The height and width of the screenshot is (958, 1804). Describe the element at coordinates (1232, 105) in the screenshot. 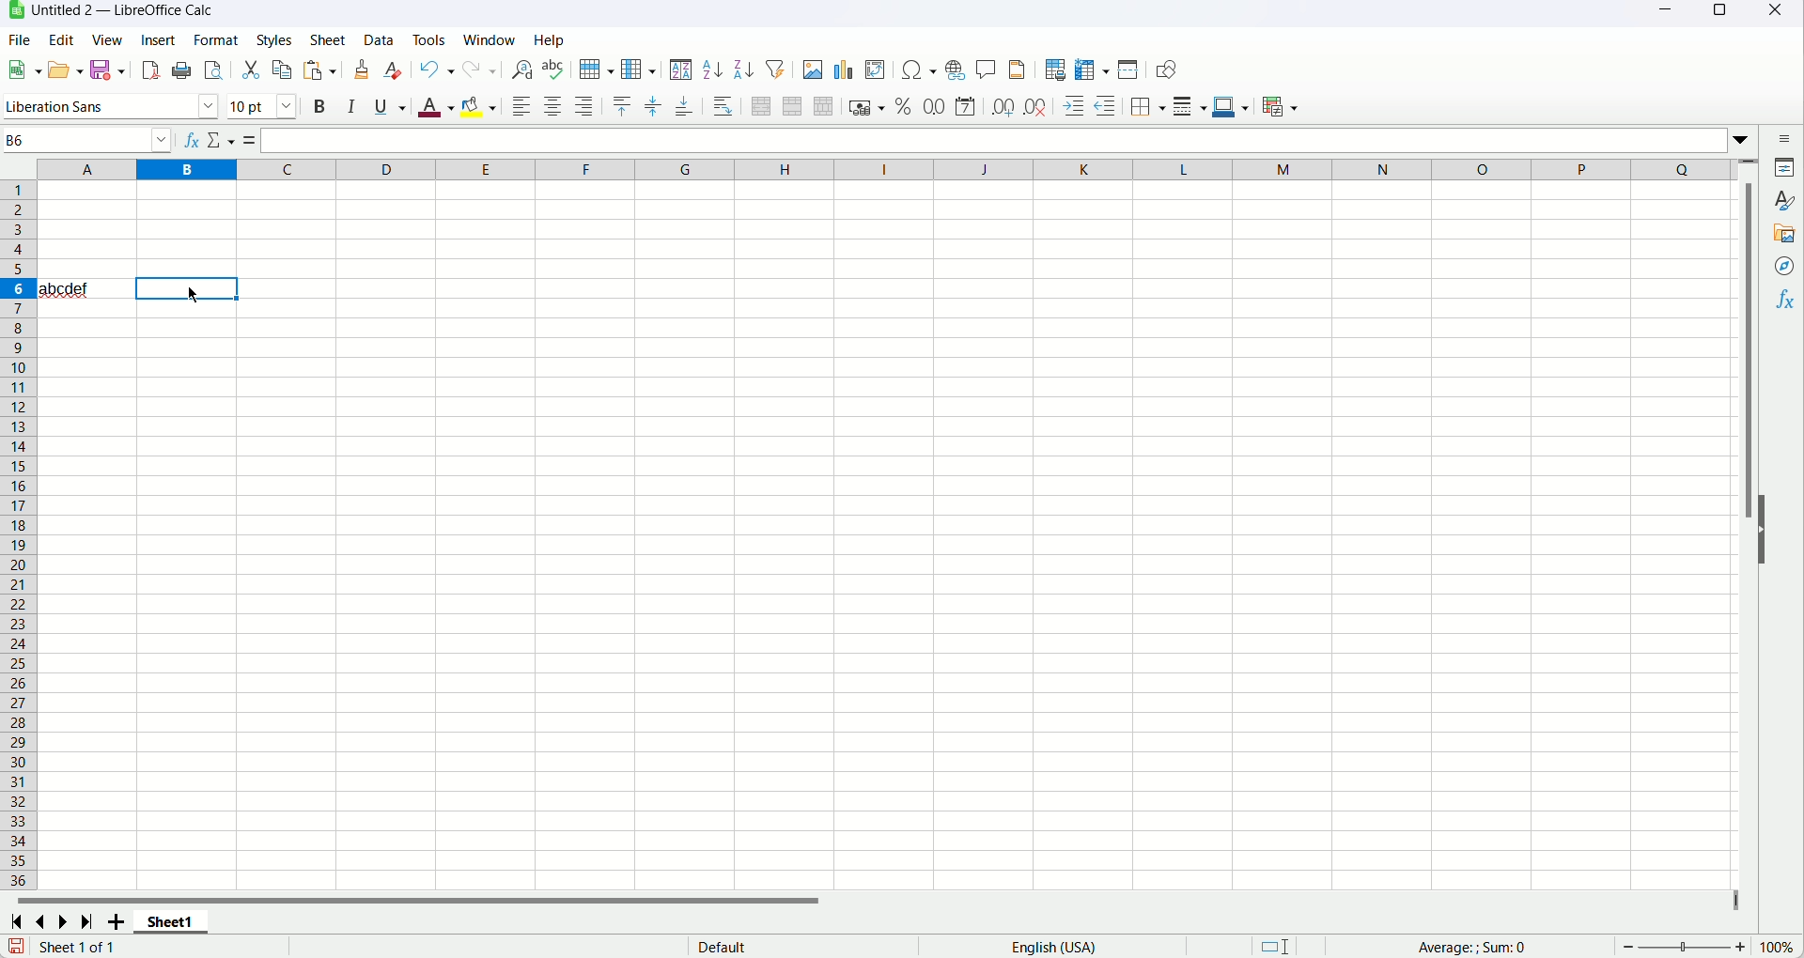

I see `border color` at that location.